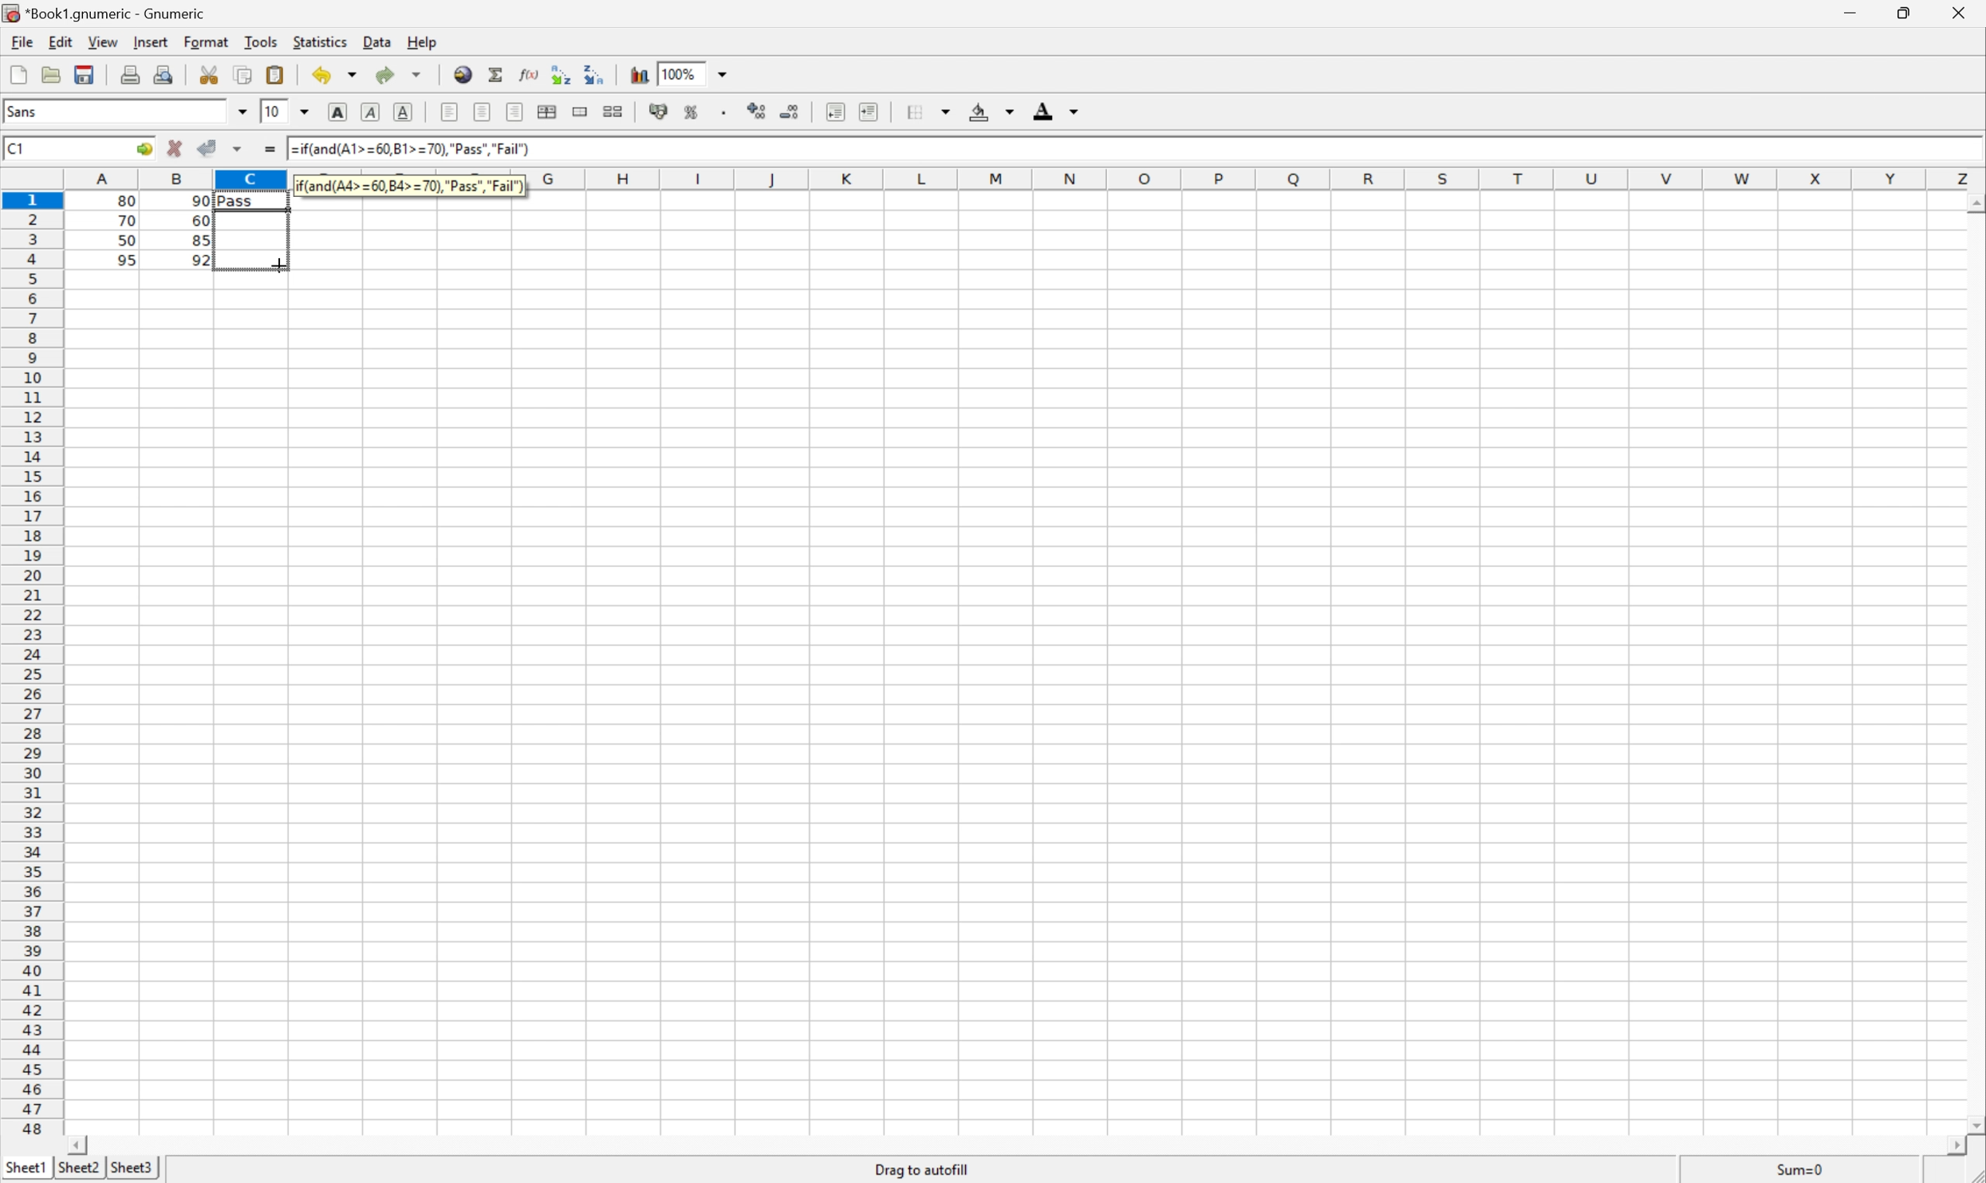  Describe the element at coordinates (205, 148) in the screenshot. I see `Accept changes` at that location.